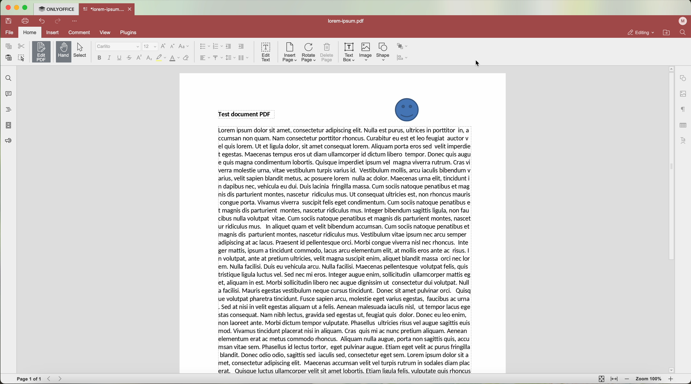 The width and height of the screenshot is (691, 384). Describe the element at coordinates (218, 46) in the screenshot. I see `numbered list` at that location.